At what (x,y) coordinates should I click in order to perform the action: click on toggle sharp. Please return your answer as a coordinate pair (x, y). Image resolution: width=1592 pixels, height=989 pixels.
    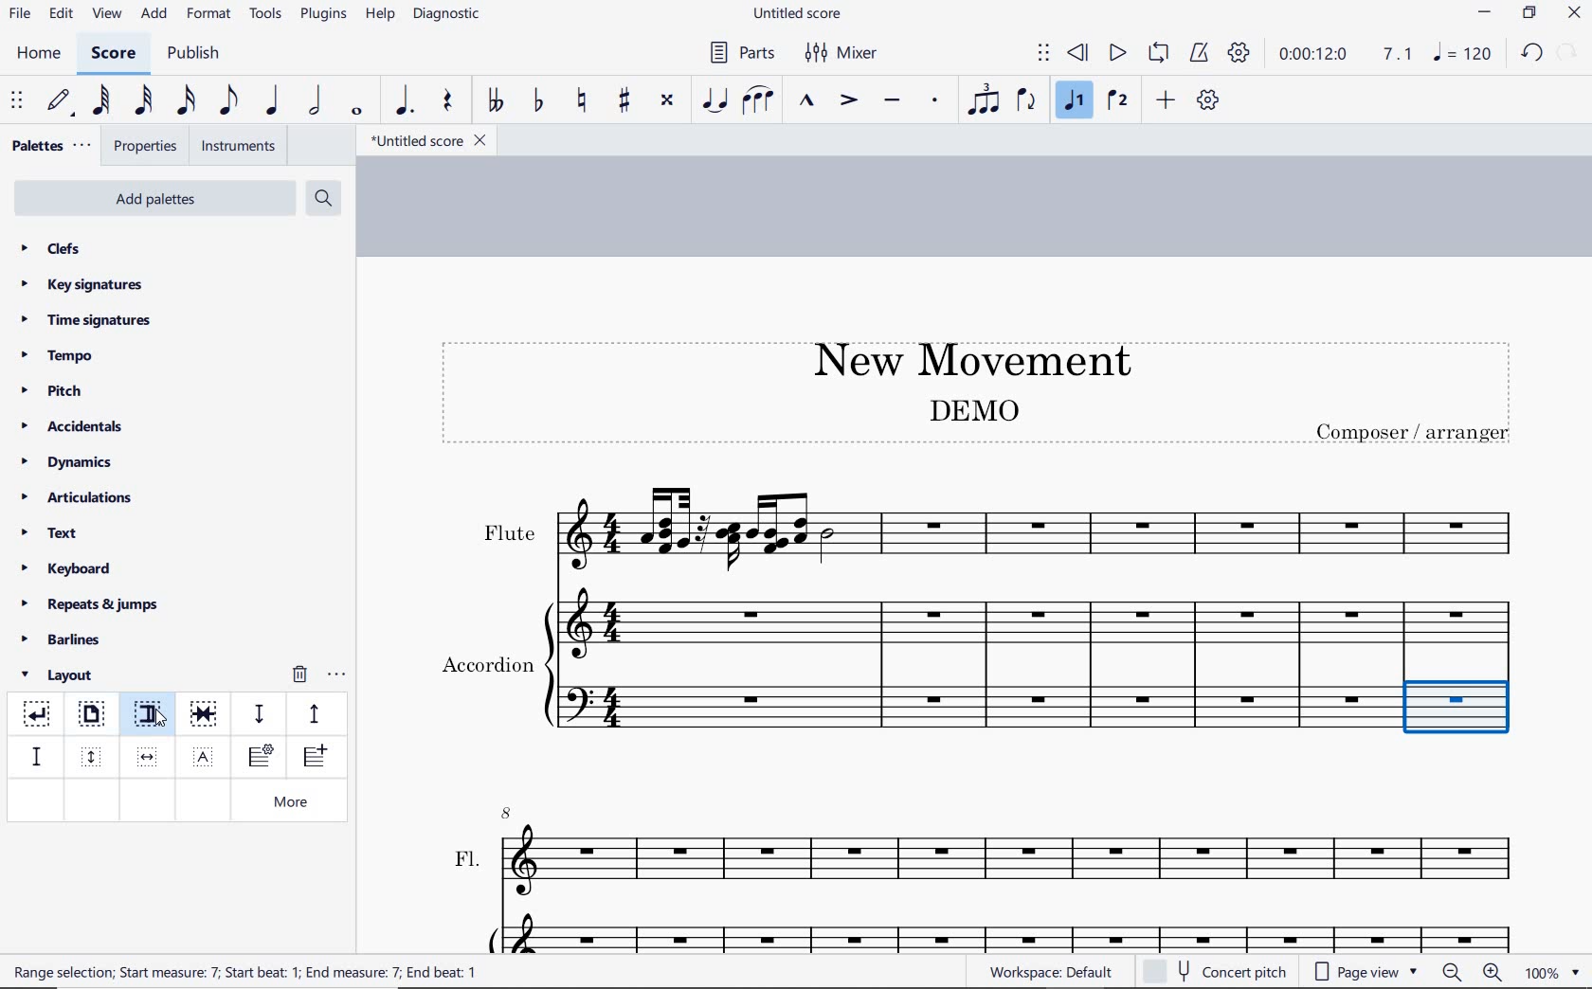
    Looking at the image, I should click on (626, 101).